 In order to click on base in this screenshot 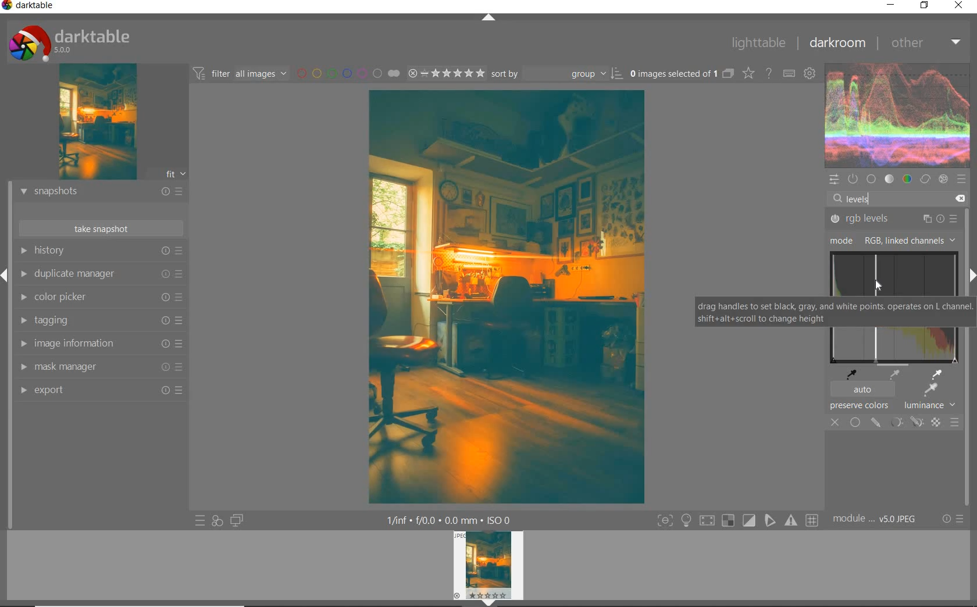, I will do `click(871, 179)`.